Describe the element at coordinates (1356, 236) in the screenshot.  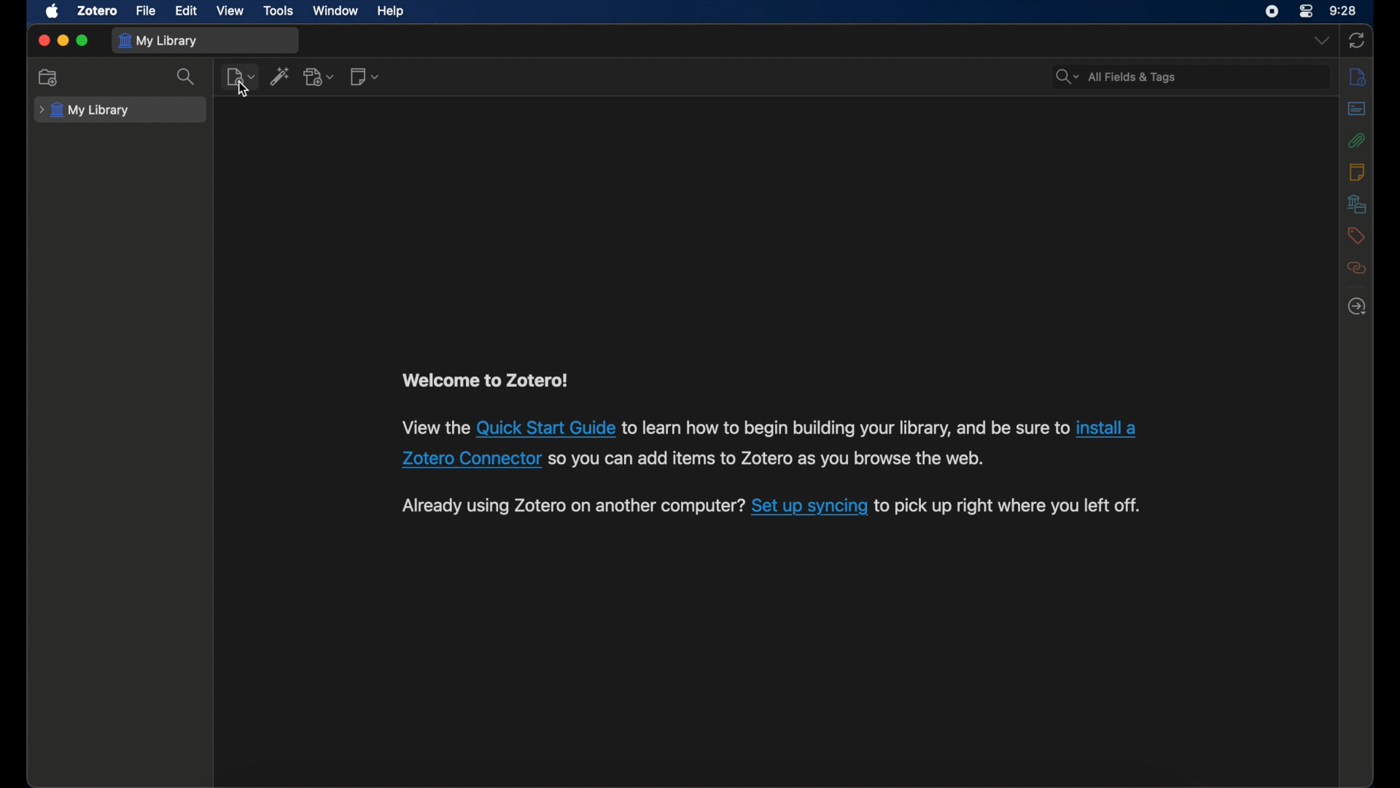
I see `tags` at that location.